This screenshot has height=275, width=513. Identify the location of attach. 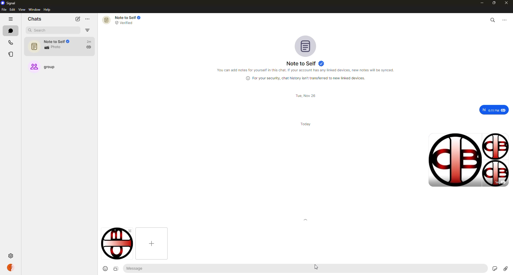
(506, 268).